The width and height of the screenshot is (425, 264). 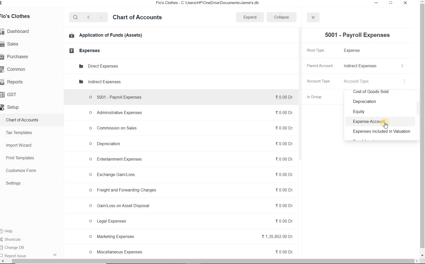 What do you see at coordinates (320, 81) in the screenshot?
I see `Account Type` at bounding box center [320, 81].